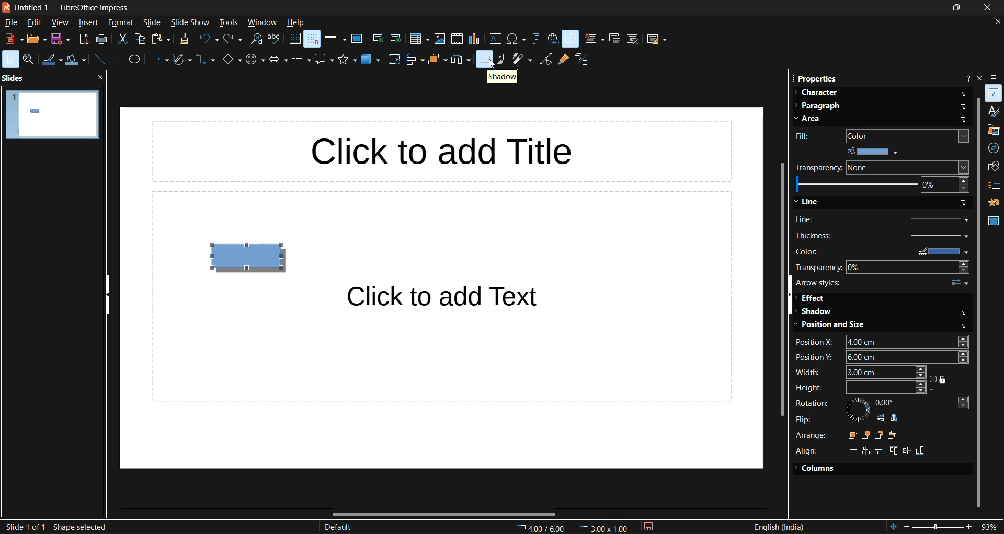 This screenshot has width=1004, height=534. Describe the element at coordinates (277, 60) in the screenshot. I see `block arrows` at that location.